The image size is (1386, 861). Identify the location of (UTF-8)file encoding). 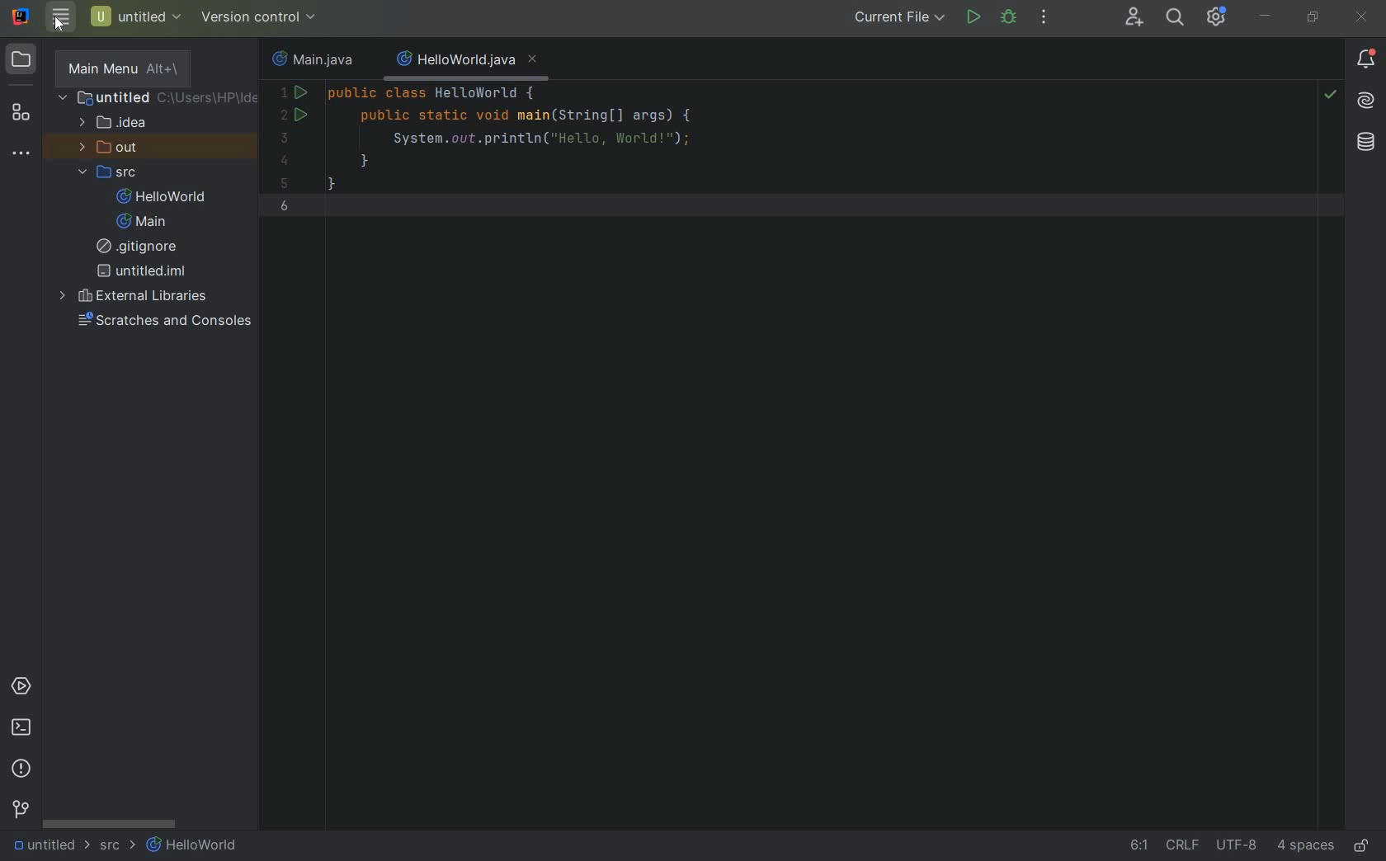
(1239, 848).